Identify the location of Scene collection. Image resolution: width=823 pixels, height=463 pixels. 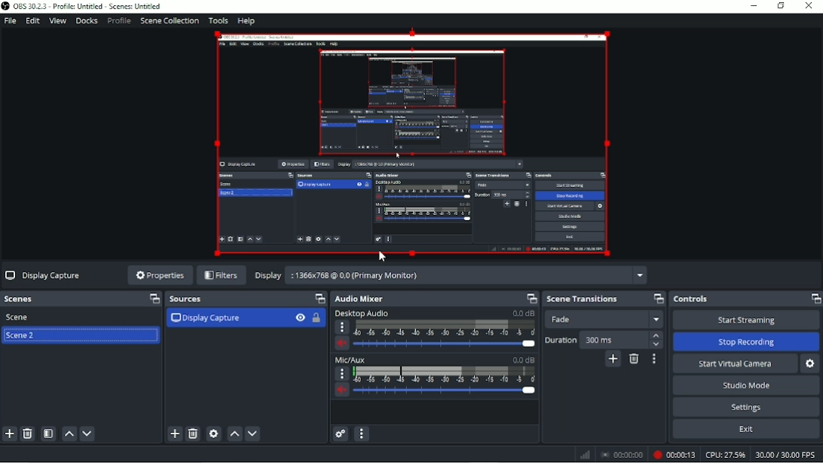
(170, 20).